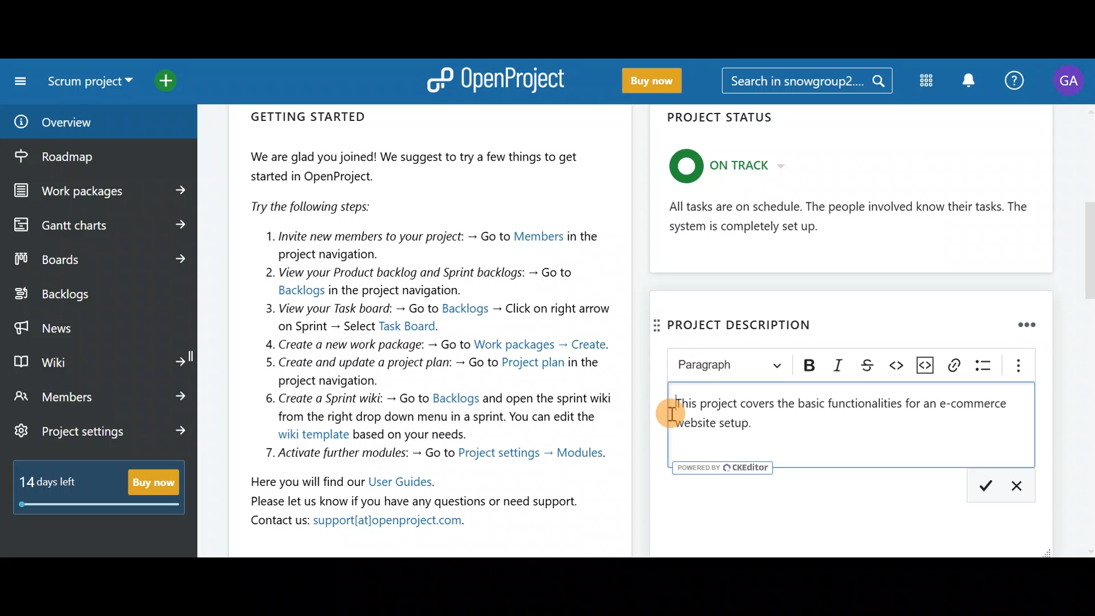 Image resolution: width=1095 pixels, height=616 pixels. Describe the element at coordinates (924, 83) in the screenshot. I see `Modules` at that location.